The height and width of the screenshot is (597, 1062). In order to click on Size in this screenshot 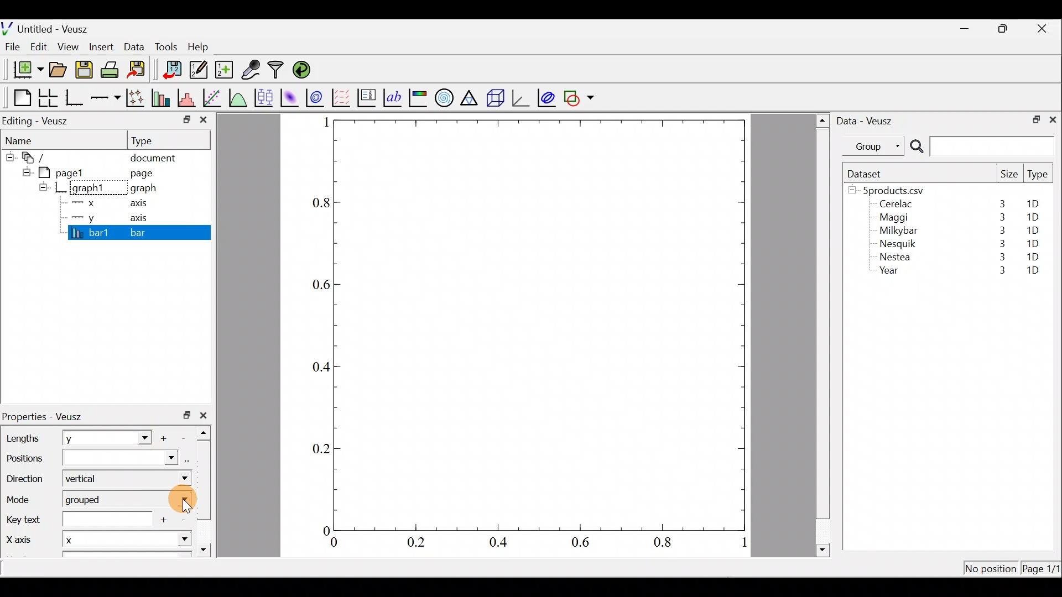, I will do `click(1009, 175)`.